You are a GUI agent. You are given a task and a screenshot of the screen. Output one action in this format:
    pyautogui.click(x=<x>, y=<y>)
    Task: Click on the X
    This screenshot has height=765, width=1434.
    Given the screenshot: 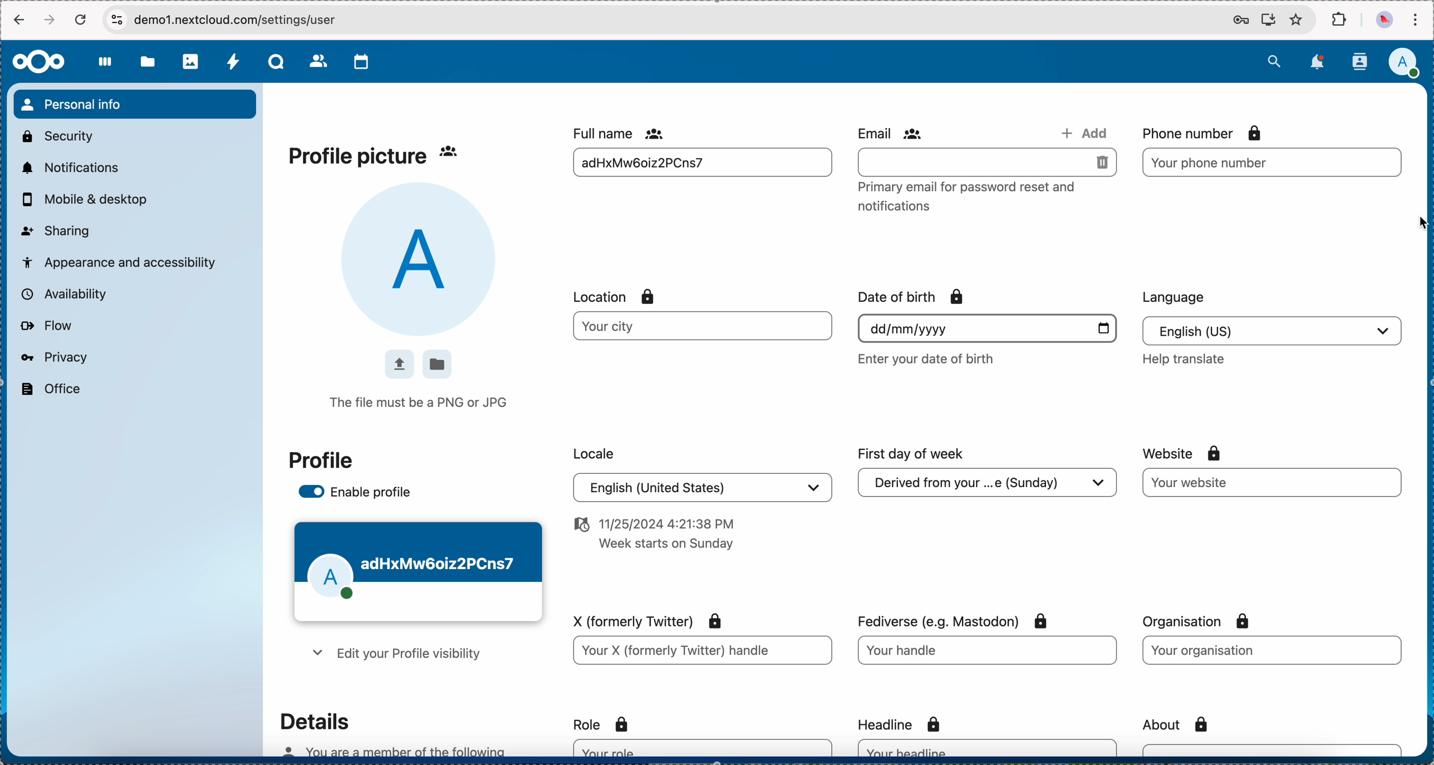 What is the action you would take?
    pyautogui.click(x=650, y=621)
    